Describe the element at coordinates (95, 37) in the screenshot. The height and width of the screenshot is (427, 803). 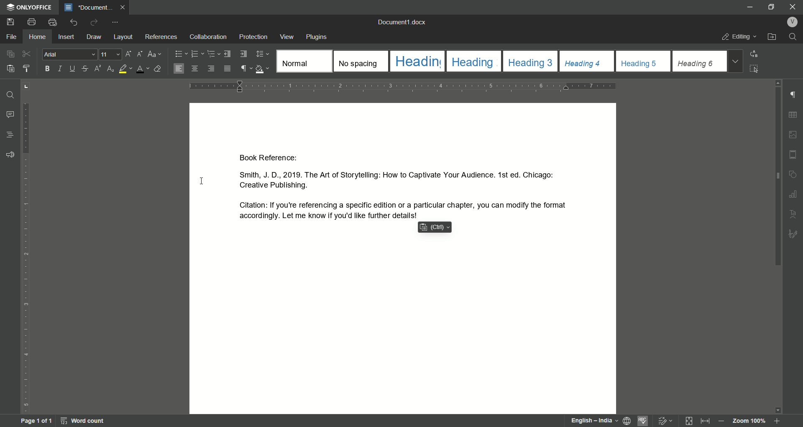
I see `draw` at that location.